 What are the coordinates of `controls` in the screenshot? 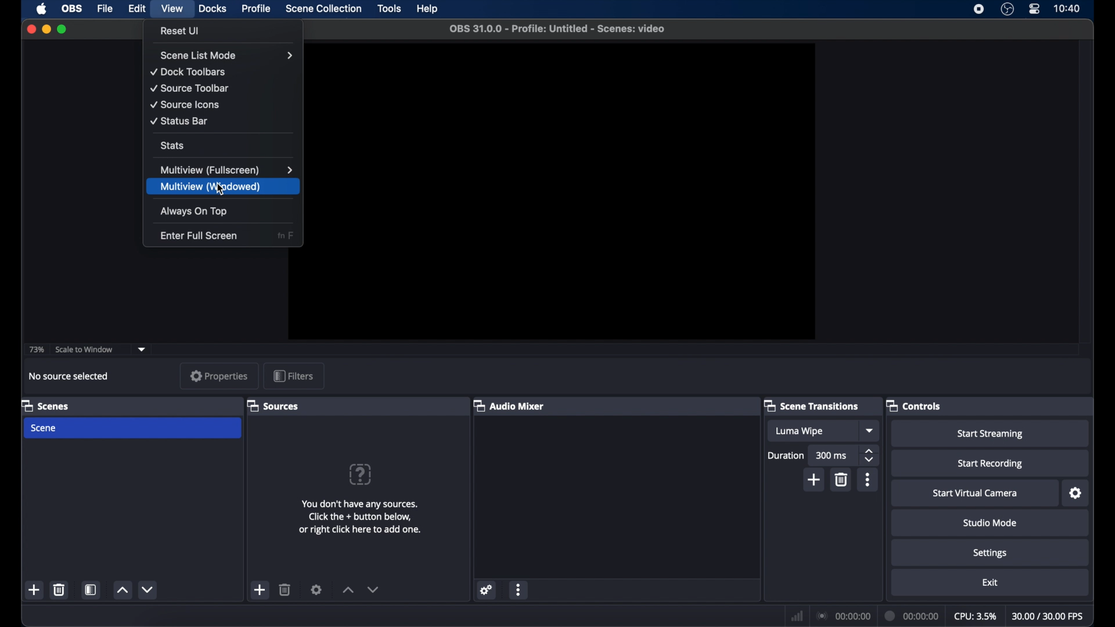 It's located at (913, 405).